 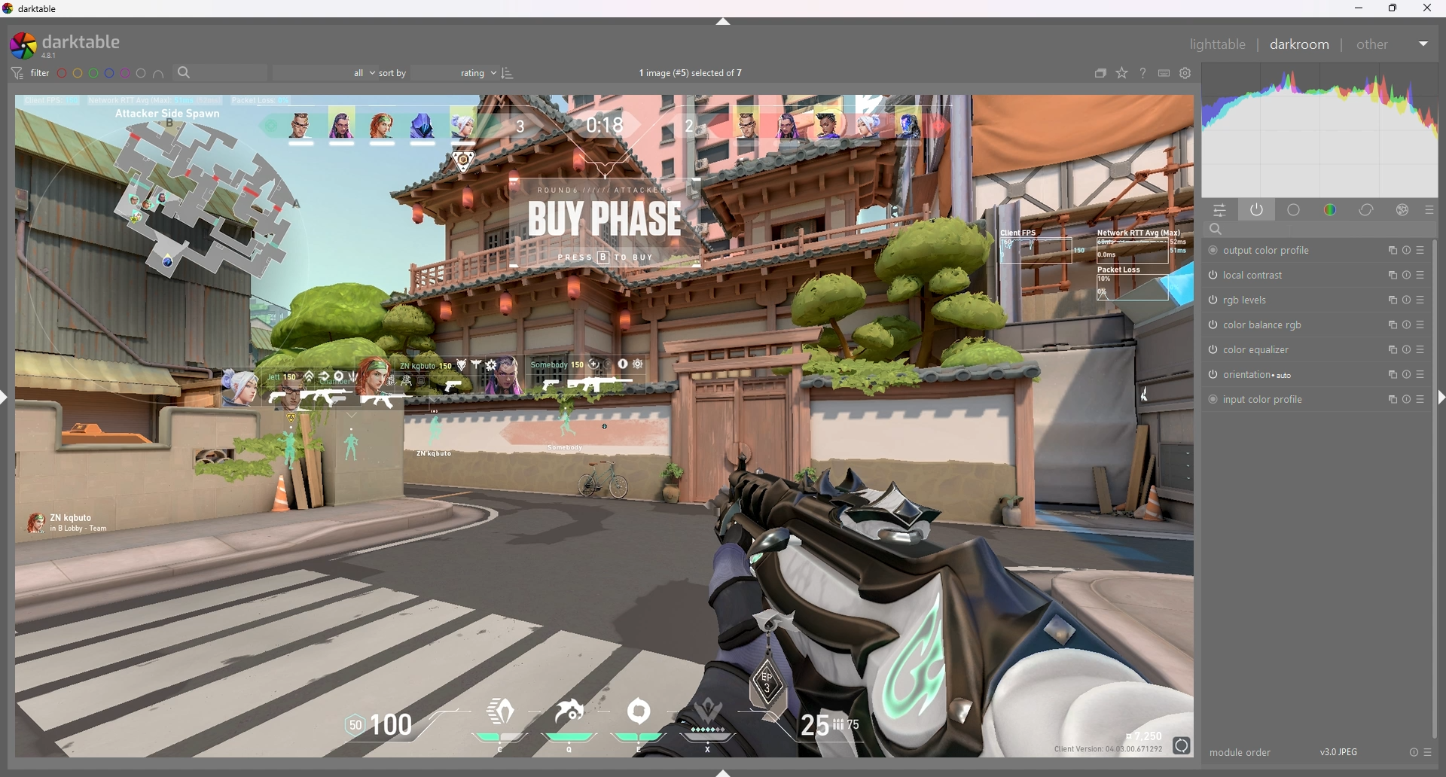 What do you see at coordinates (1406, 250) in the screenshot?
I see `reset` at bounding box center [1406, 250].